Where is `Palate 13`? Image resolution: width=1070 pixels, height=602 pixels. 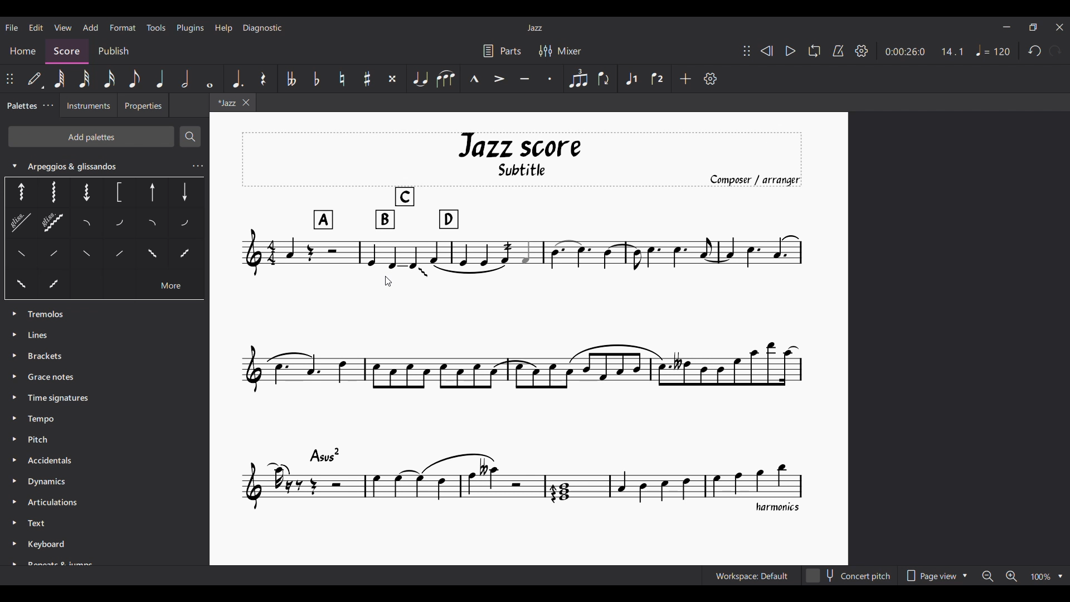
Palate 13 is located at coordinates (186, 223).